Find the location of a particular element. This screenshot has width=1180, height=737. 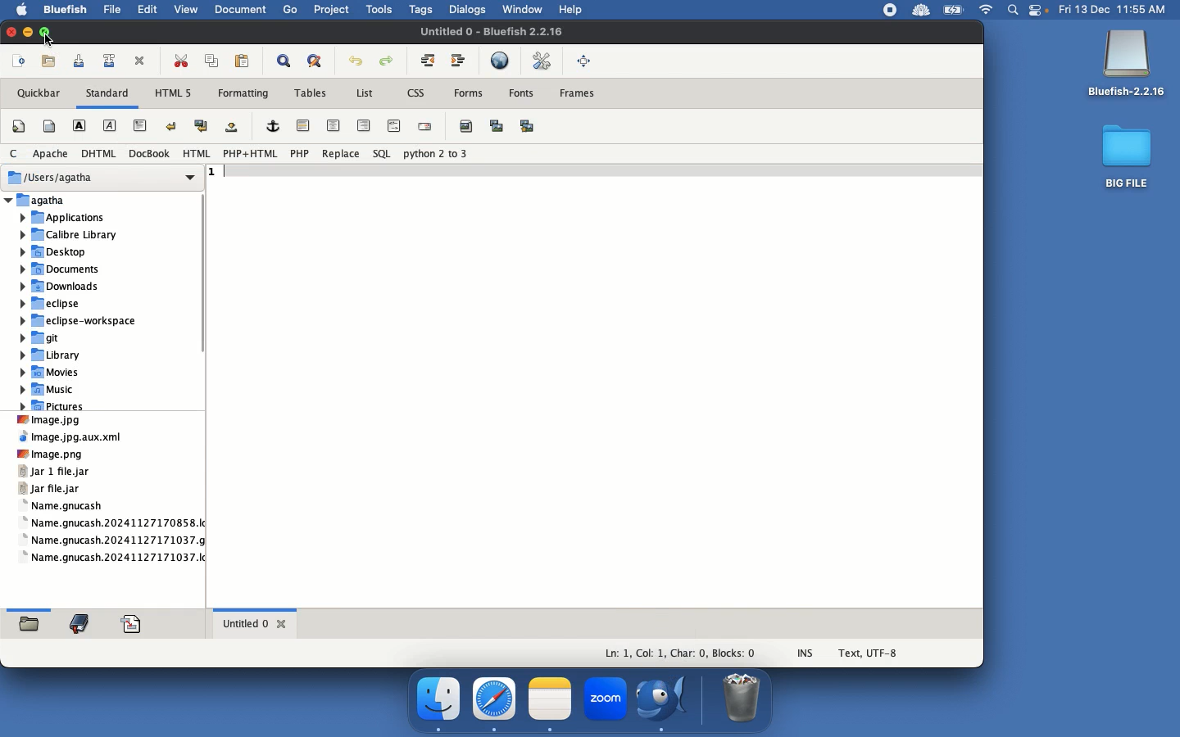

Hyperlink is located at coordinates (275, 127).